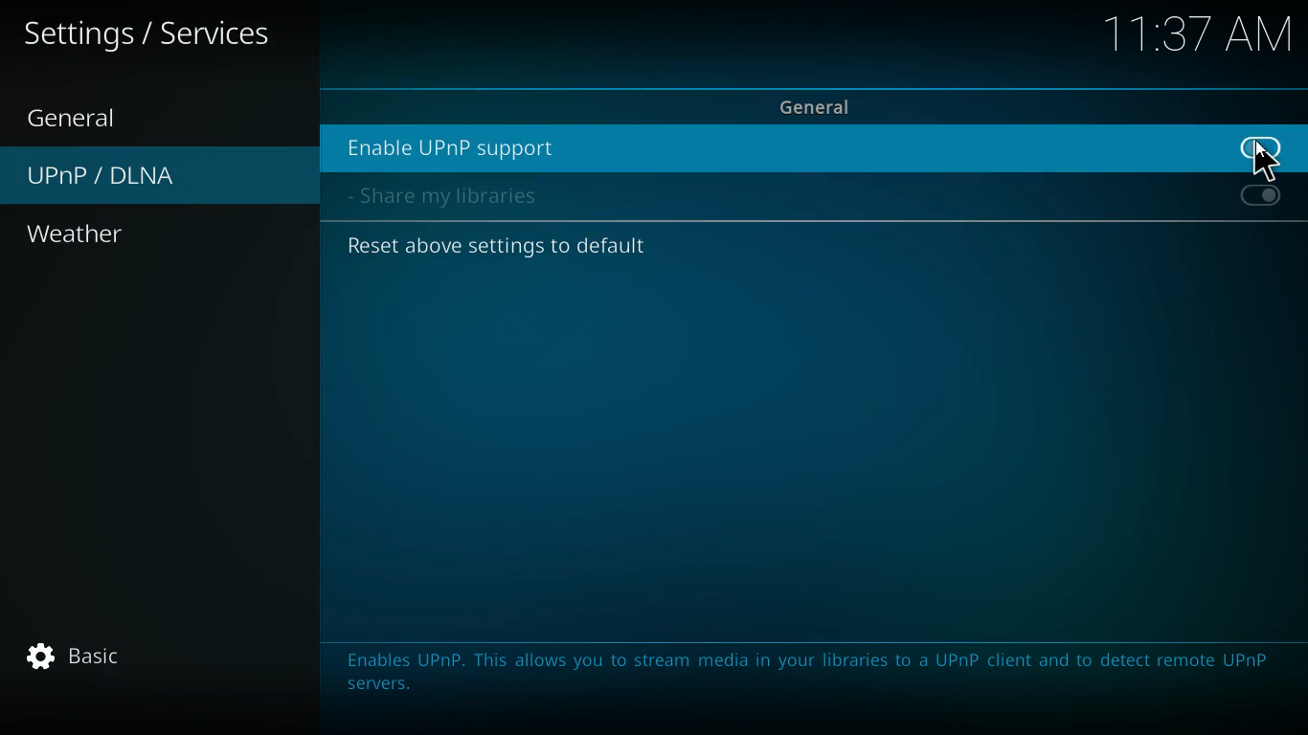 The height and width of the screenshot is (735, 1308). I want to click on enable upnp support, so click(773, 148).